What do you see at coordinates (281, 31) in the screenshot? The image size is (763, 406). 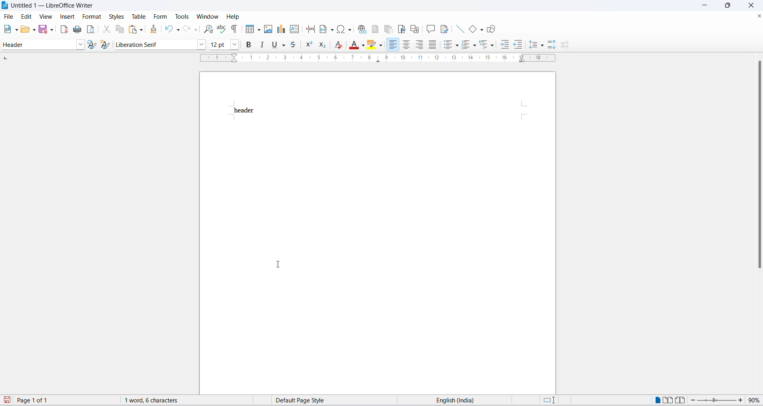 I see `insert chat` at bounding box center [281, 31].